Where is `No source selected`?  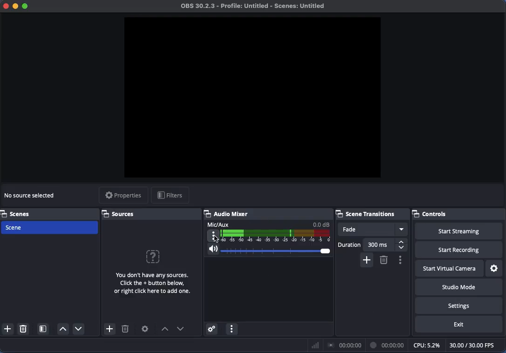 No source selected is located at coordinates (31, 196).